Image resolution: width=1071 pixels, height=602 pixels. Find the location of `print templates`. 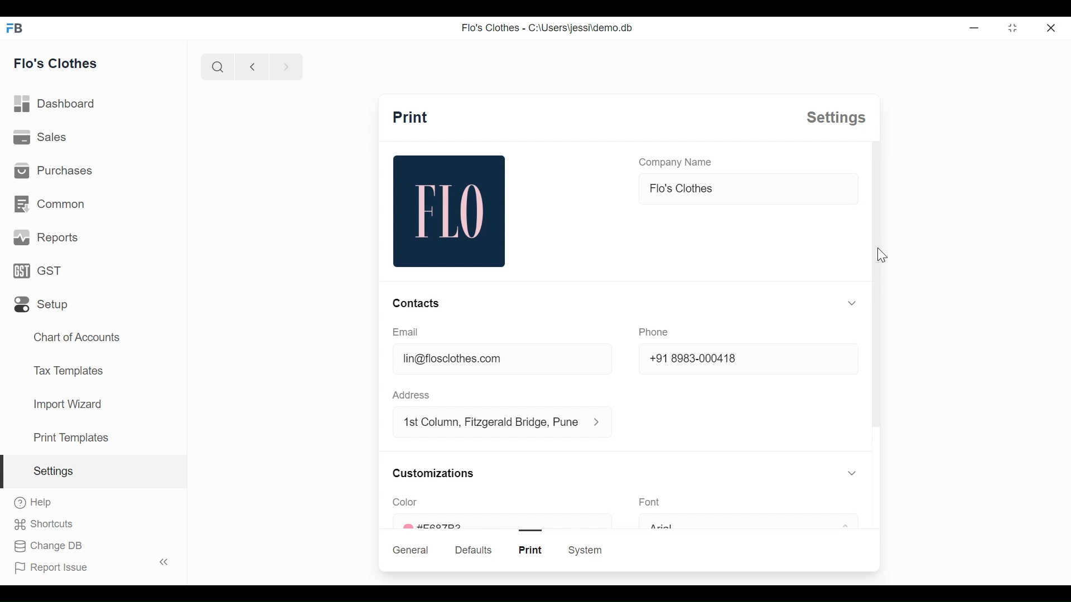

print templates is located at coordinates (71, 438).